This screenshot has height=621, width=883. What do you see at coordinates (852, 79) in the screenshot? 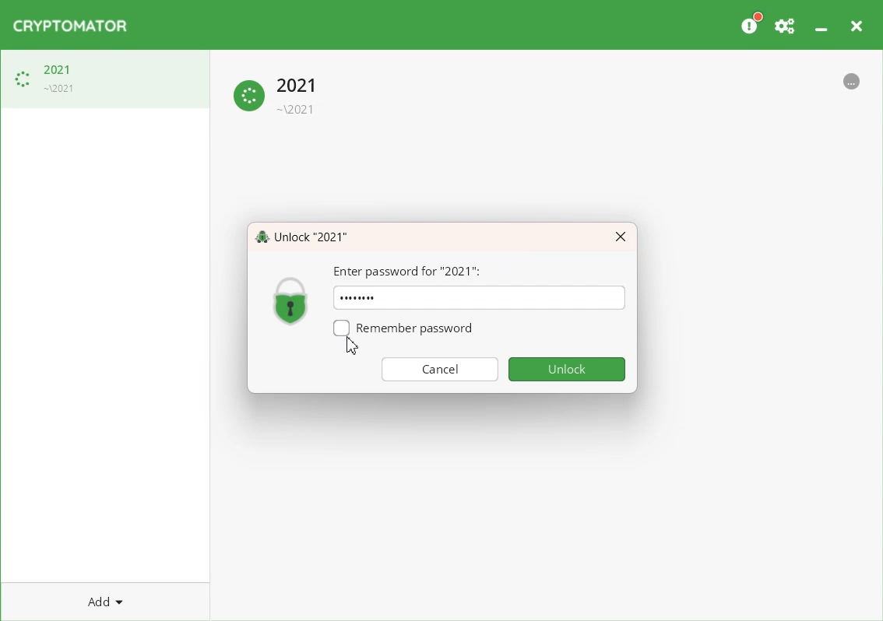
I see `More` at bounding box center [852, 79].